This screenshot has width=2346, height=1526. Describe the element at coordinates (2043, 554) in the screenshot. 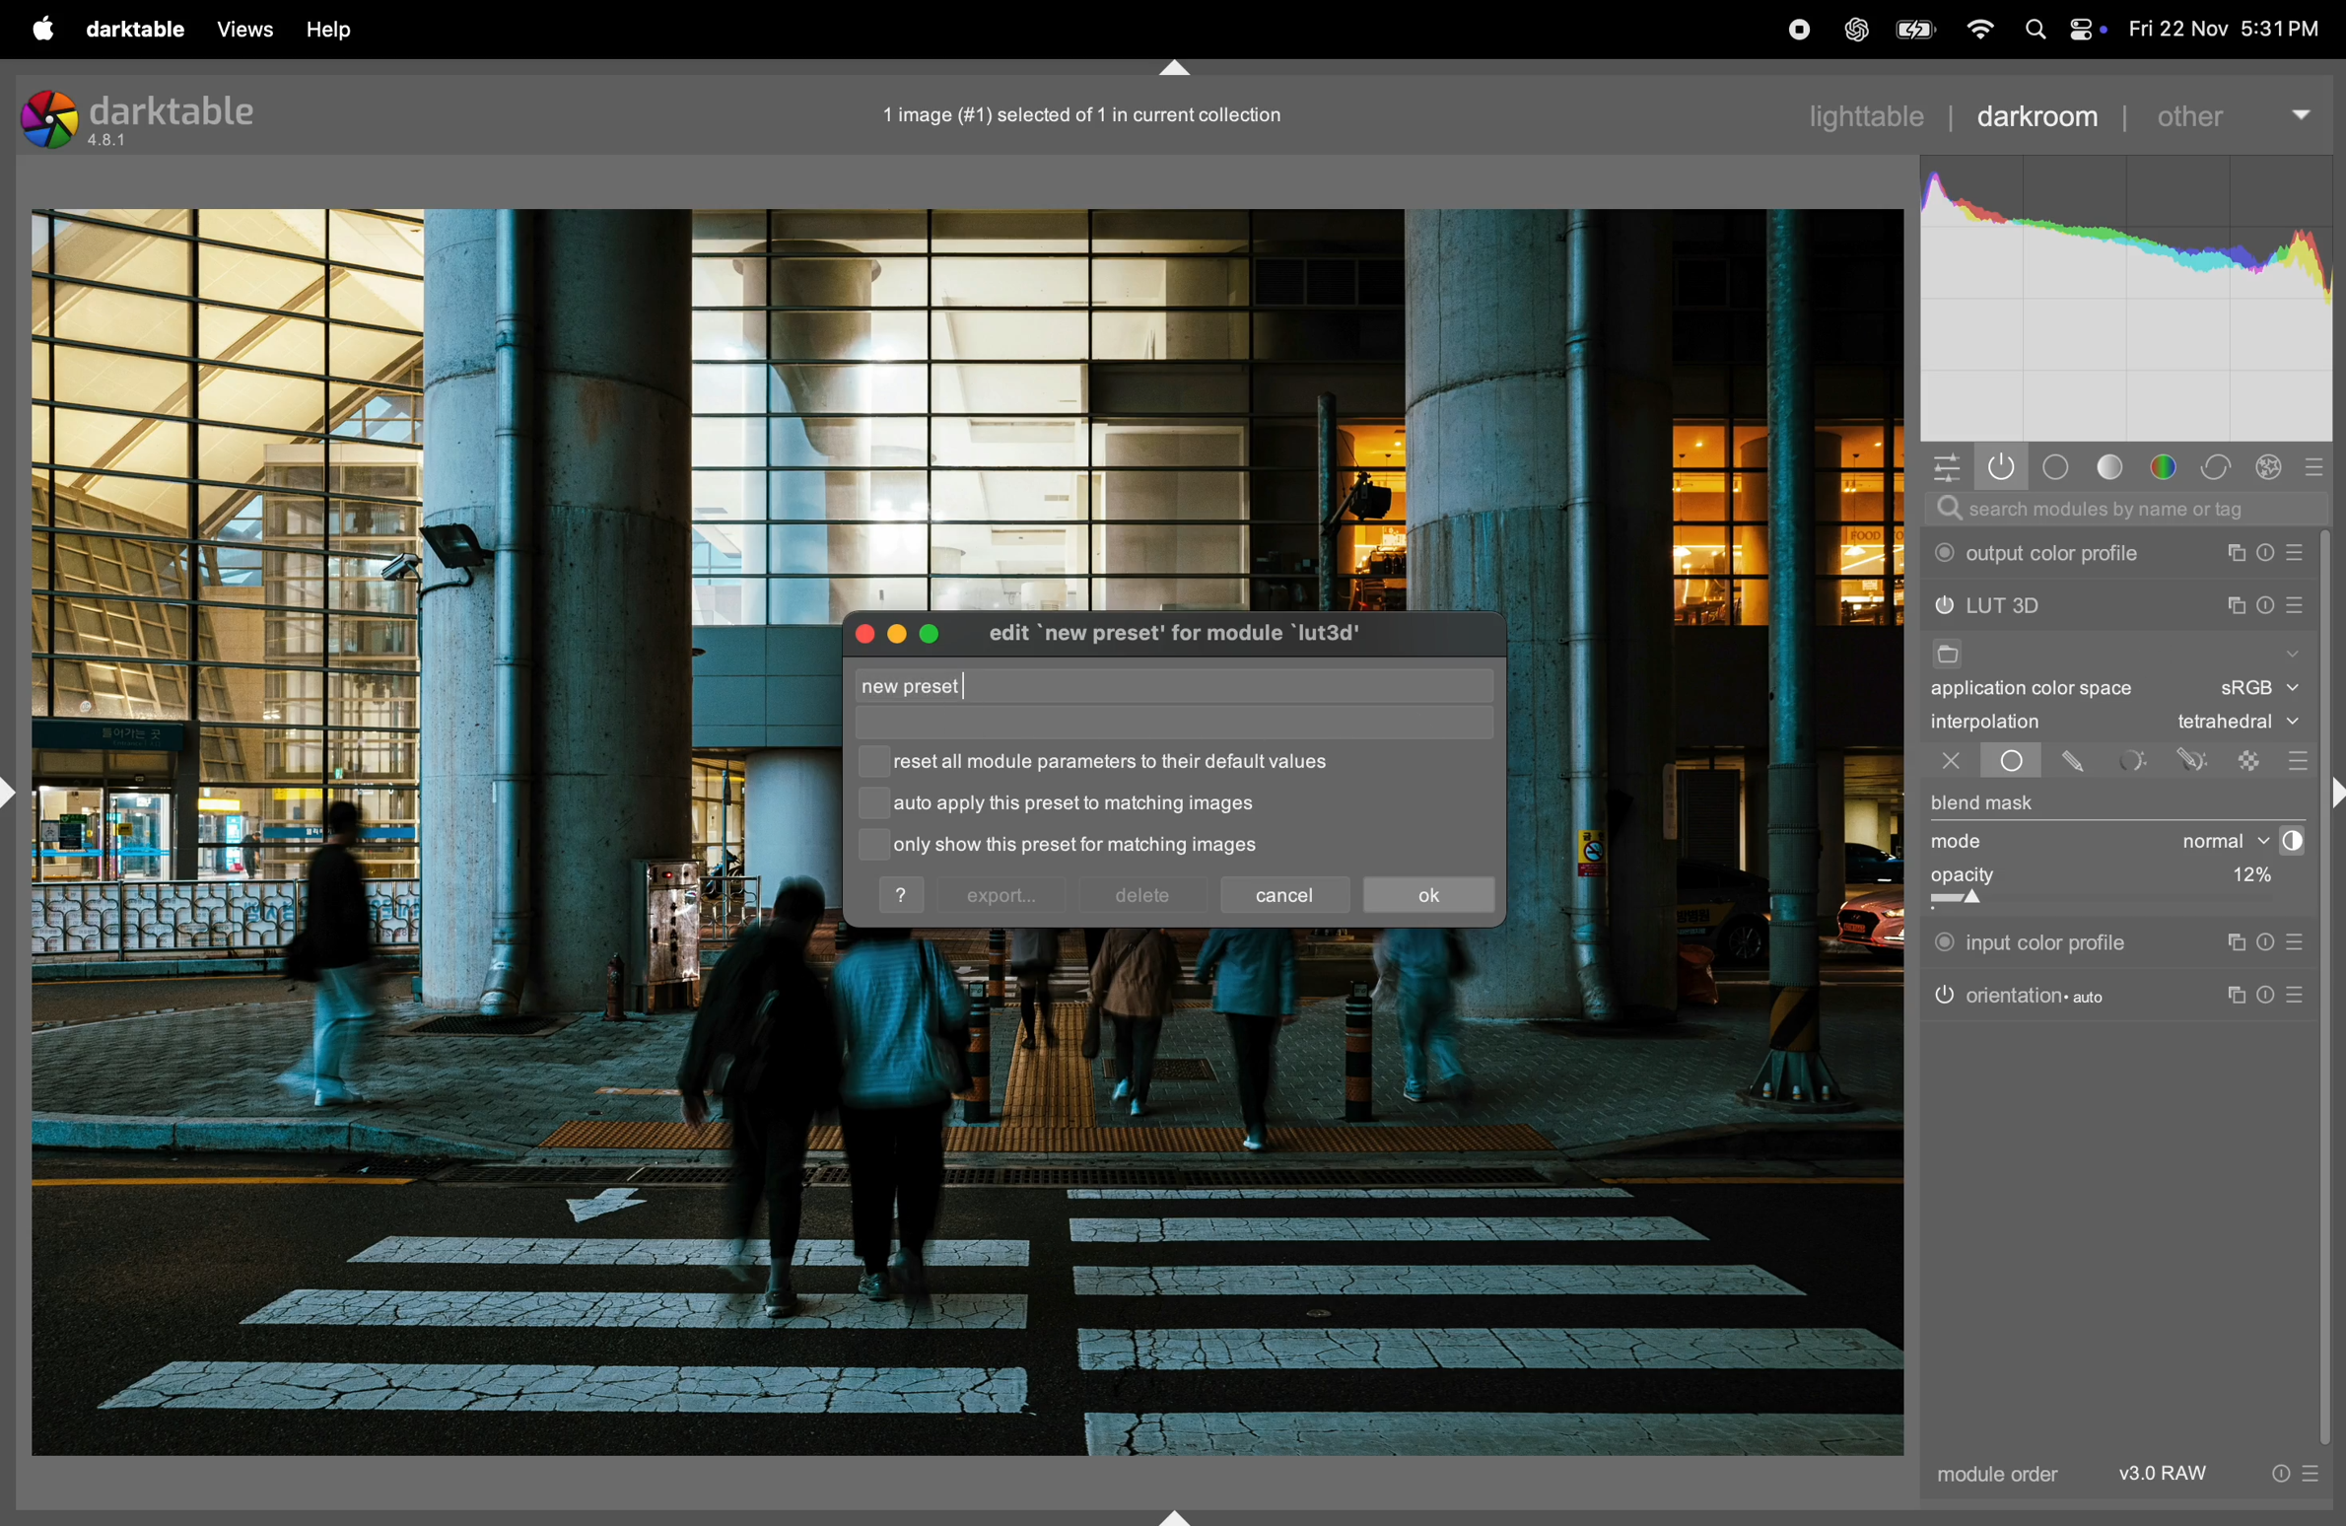

I see `output color profile` at that location.